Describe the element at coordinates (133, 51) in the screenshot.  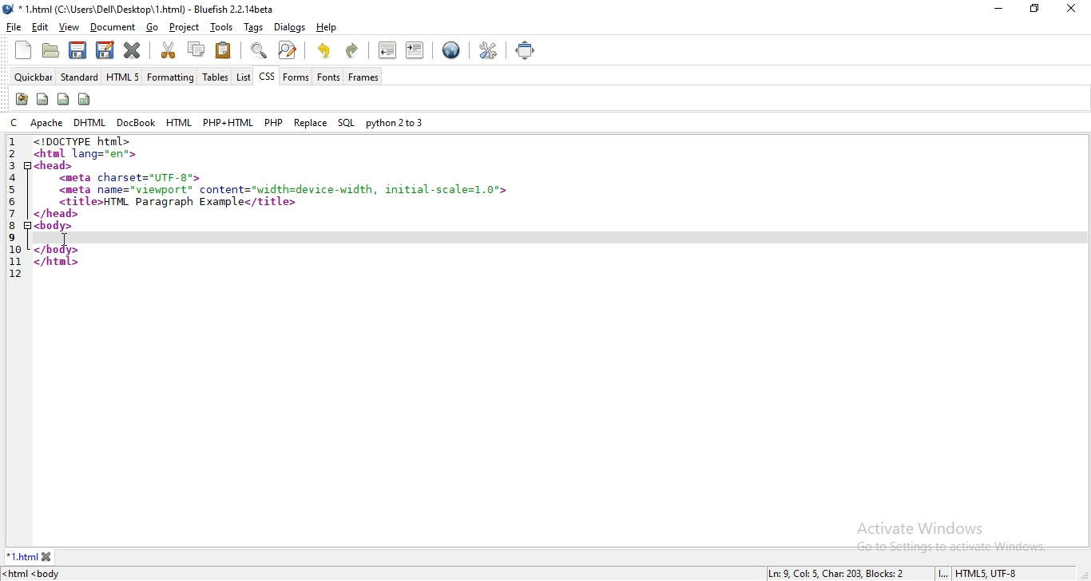
I see `close current file` at that location.